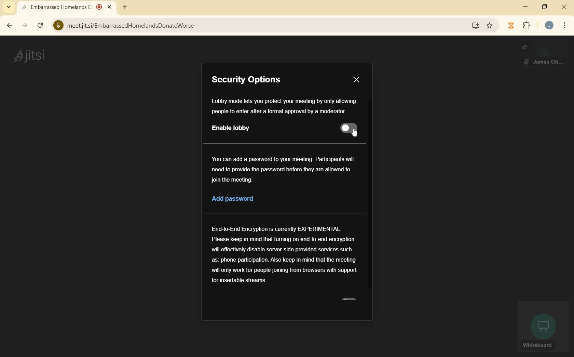 This screenshot has width=574, height=357. Describe the element at coordinates (544, 8) in the screenshot. I see `restore down` at that location.